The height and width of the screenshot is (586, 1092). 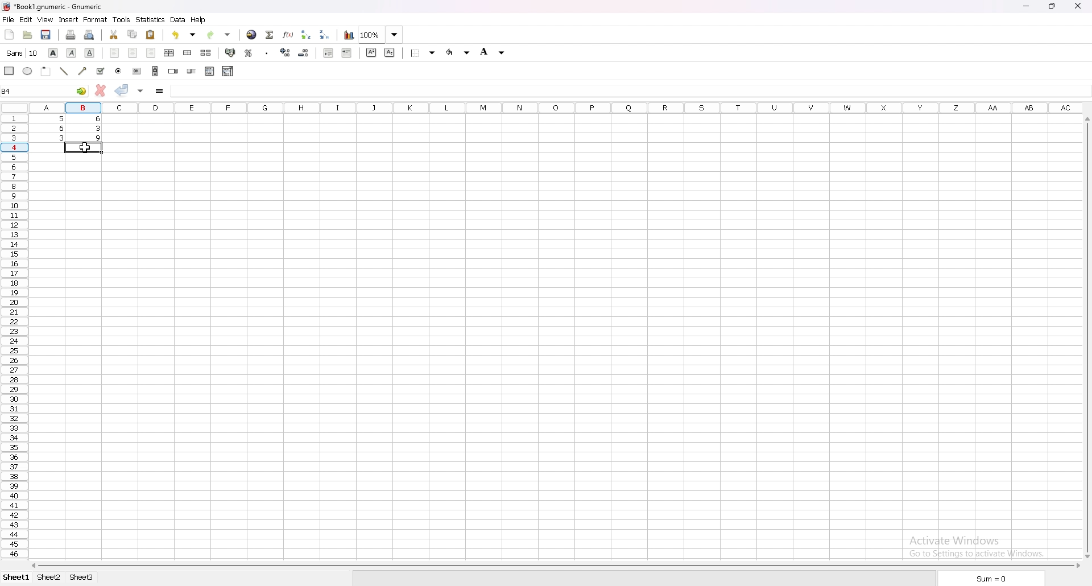 What do you see at coordinates (495, 52) in the screenshot?
I see `foreground` at bounding box center [495, 52].